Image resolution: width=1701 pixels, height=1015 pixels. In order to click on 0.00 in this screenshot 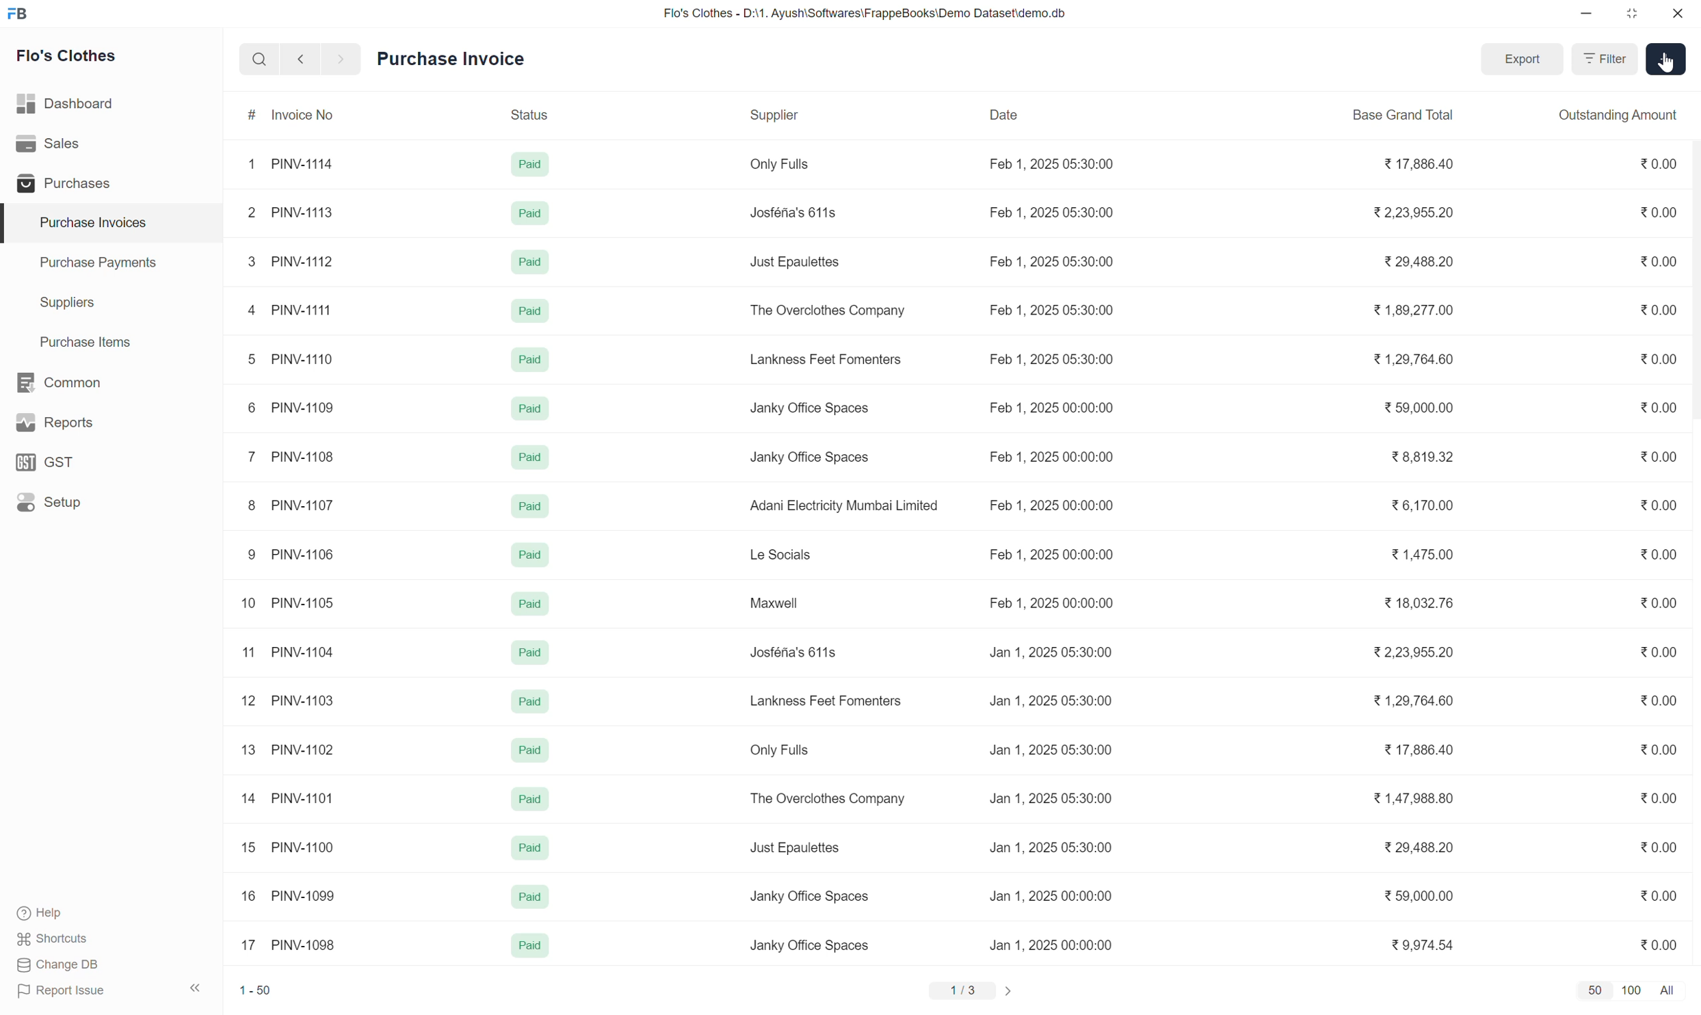, I will do `click(1658, 700)`.